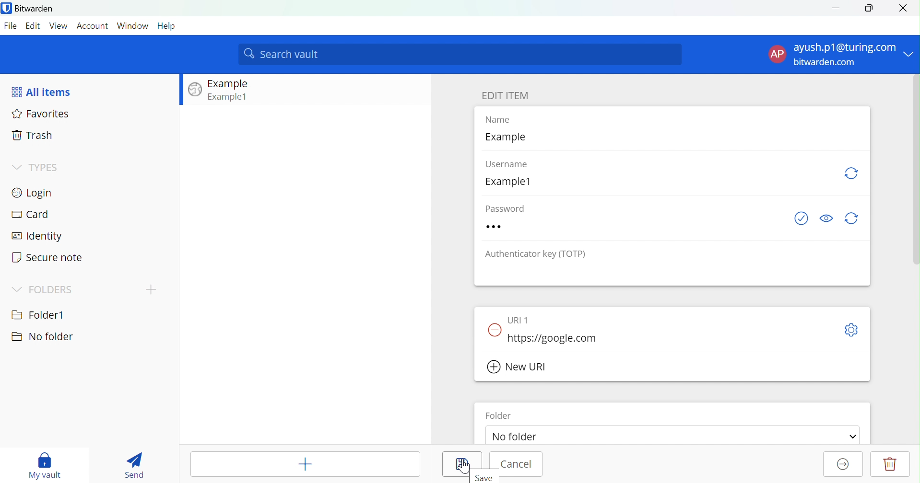 This screenshot has width=920, height=483. Describe the element at coordinates (505, 120) in the screenshot. I see `Name` at that location.